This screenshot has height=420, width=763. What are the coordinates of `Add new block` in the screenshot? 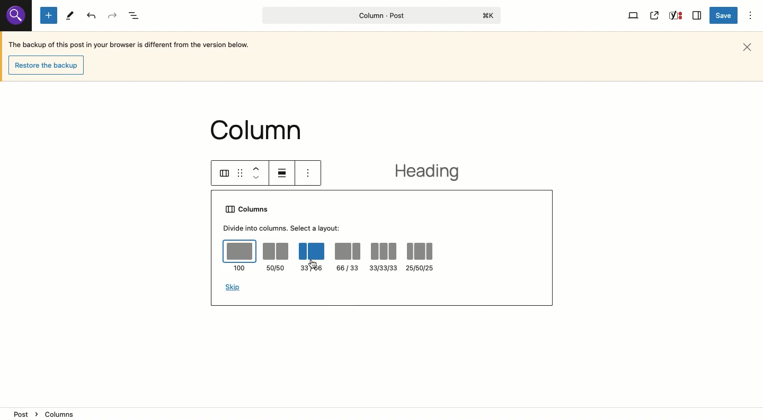 It's located at (49, 16).